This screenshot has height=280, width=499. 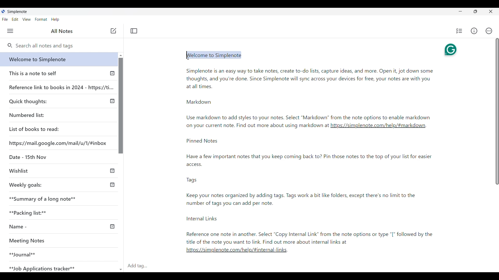 What do you see at coordinates (41, 19) in the screenshot?
I see `Format menu` at bounding box center [41, 19].